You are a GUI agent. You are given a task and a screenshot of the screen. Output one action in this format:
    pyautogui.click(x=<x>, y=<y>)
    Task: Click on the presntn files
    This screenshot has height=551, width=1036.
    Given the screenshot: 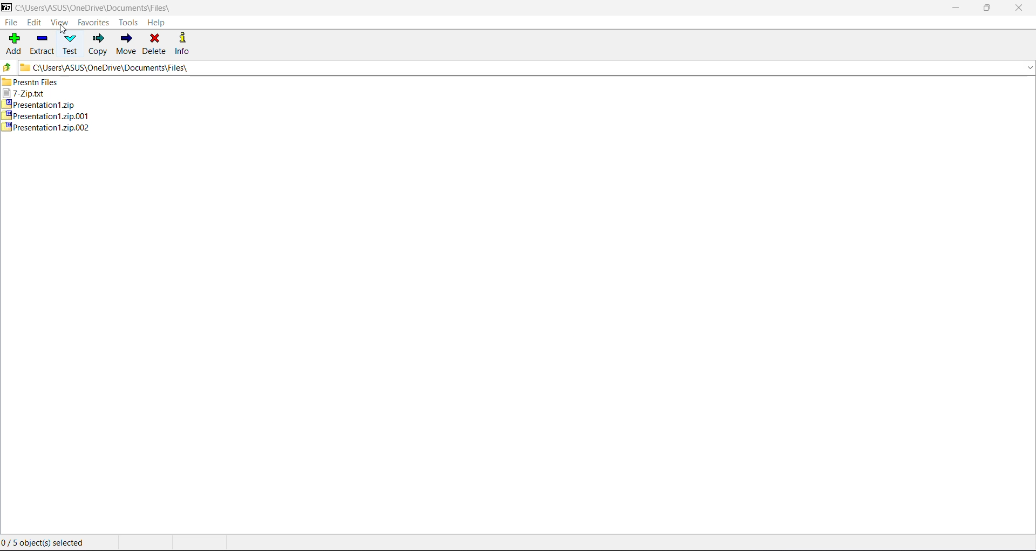 What is the action you would take?
    pyautogui.click(x=38, y=84)
    